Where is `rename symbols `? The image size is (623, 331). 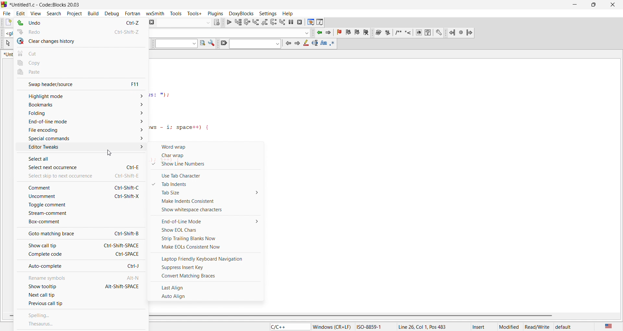
rename symbols  is located at coordinates (52, 277).